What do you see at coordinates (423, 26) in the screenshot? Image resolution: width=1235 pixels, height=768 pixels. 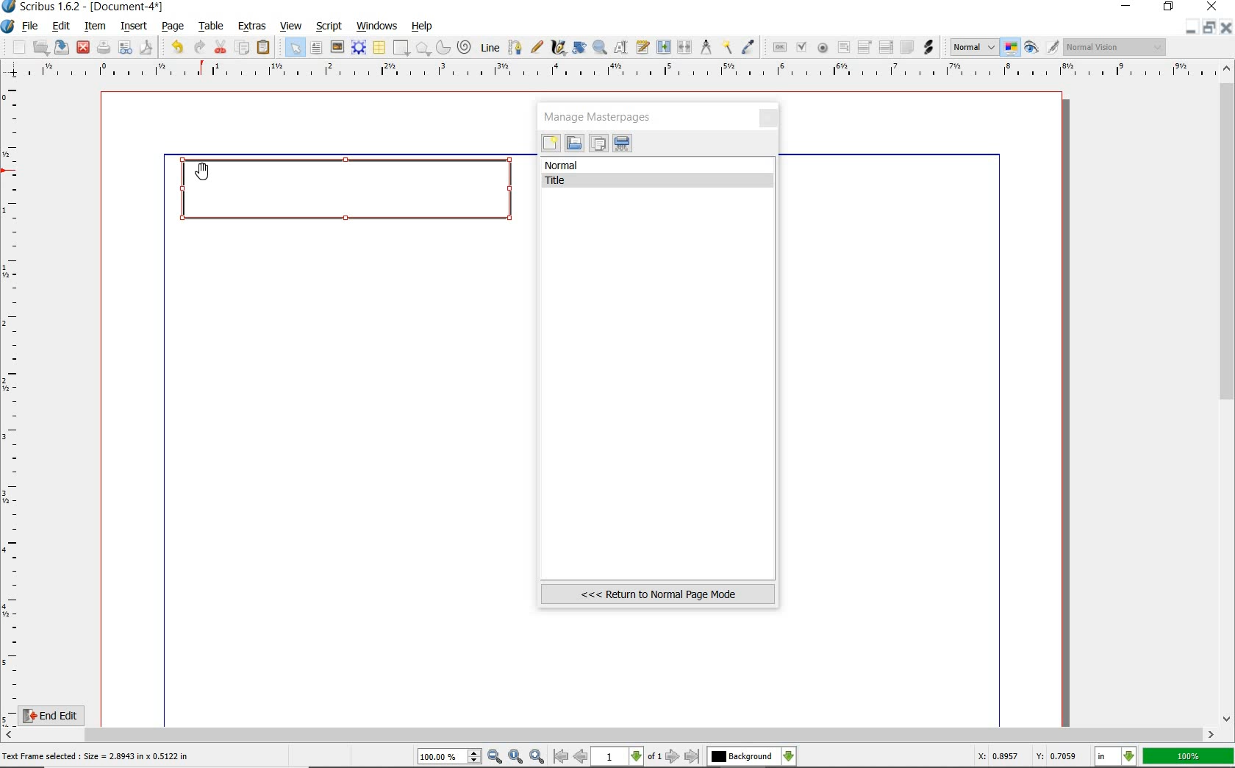 I see `help` at bounding box center [423, 26].